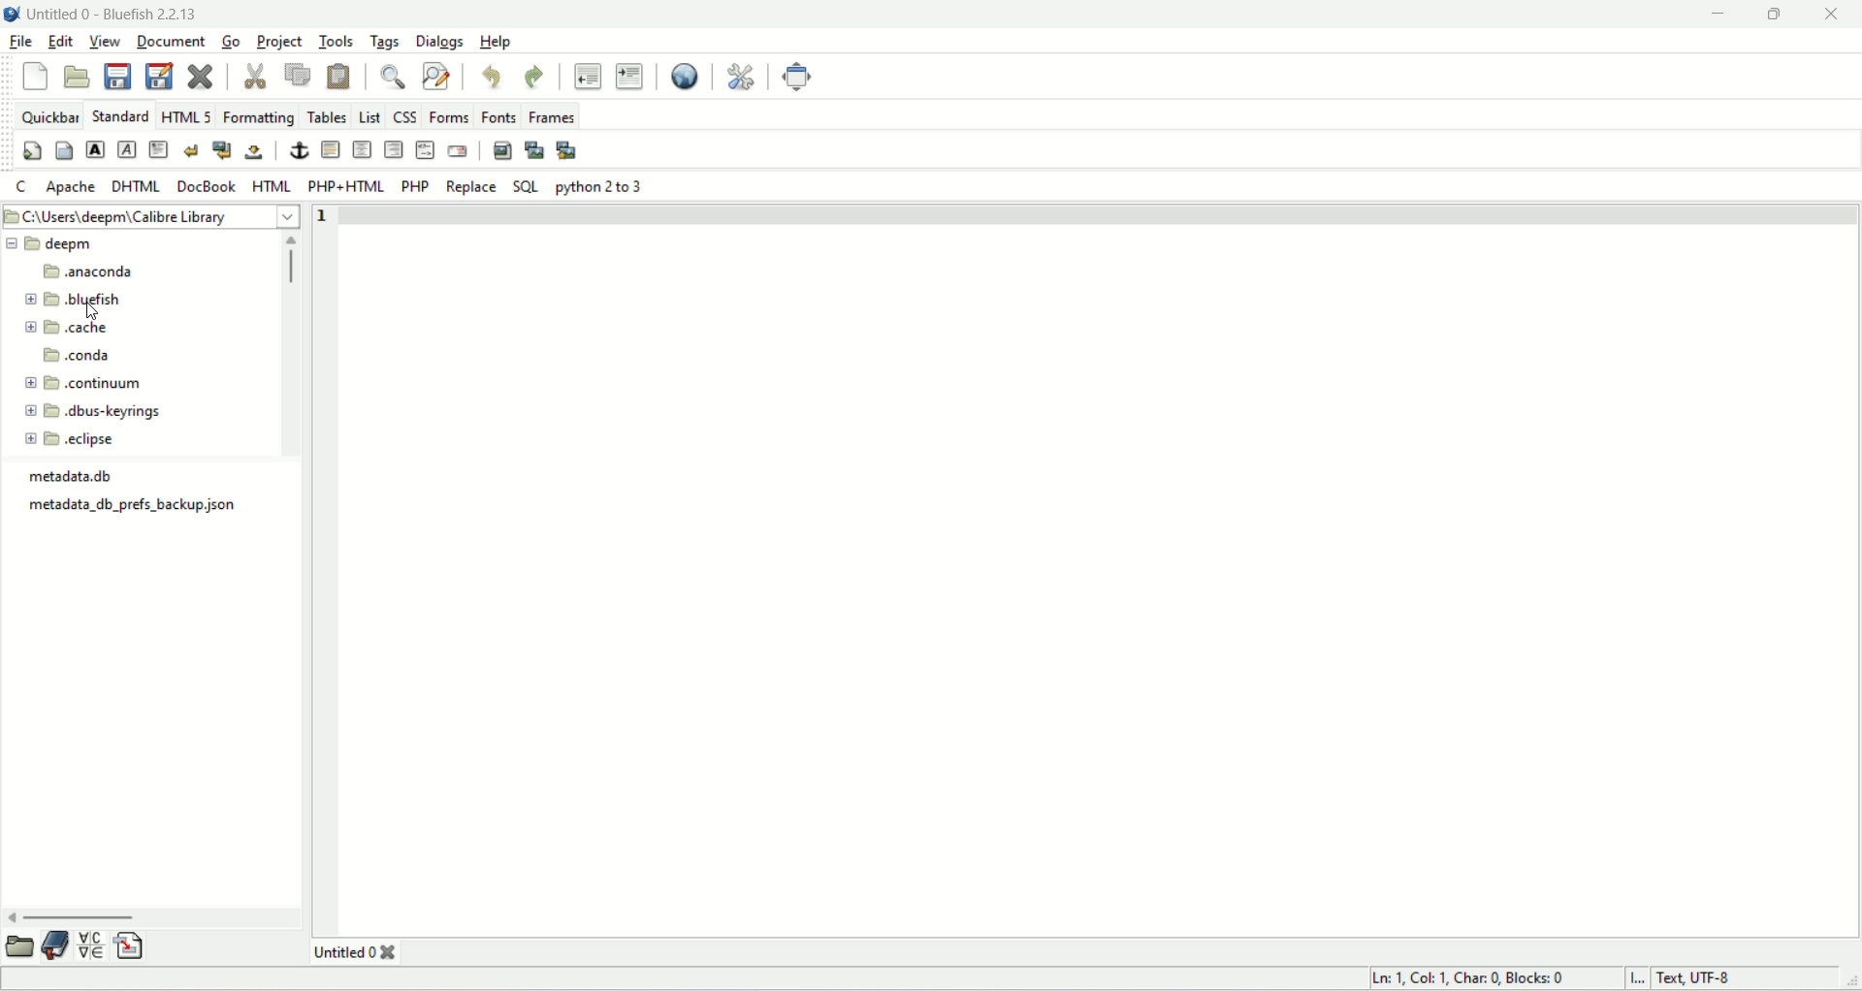 Image resolution: width=1862 pixels, height=991 pixels. I want to click on anchor/hyperlink, so click(295, 151).